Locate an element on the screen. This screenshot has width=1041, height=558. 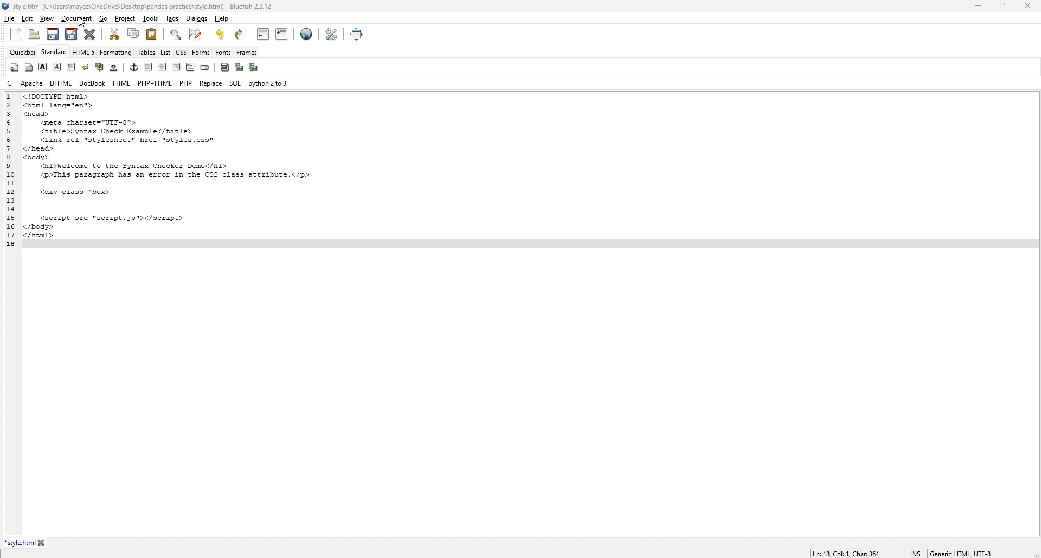
tables is located at coordinates (146, 53).